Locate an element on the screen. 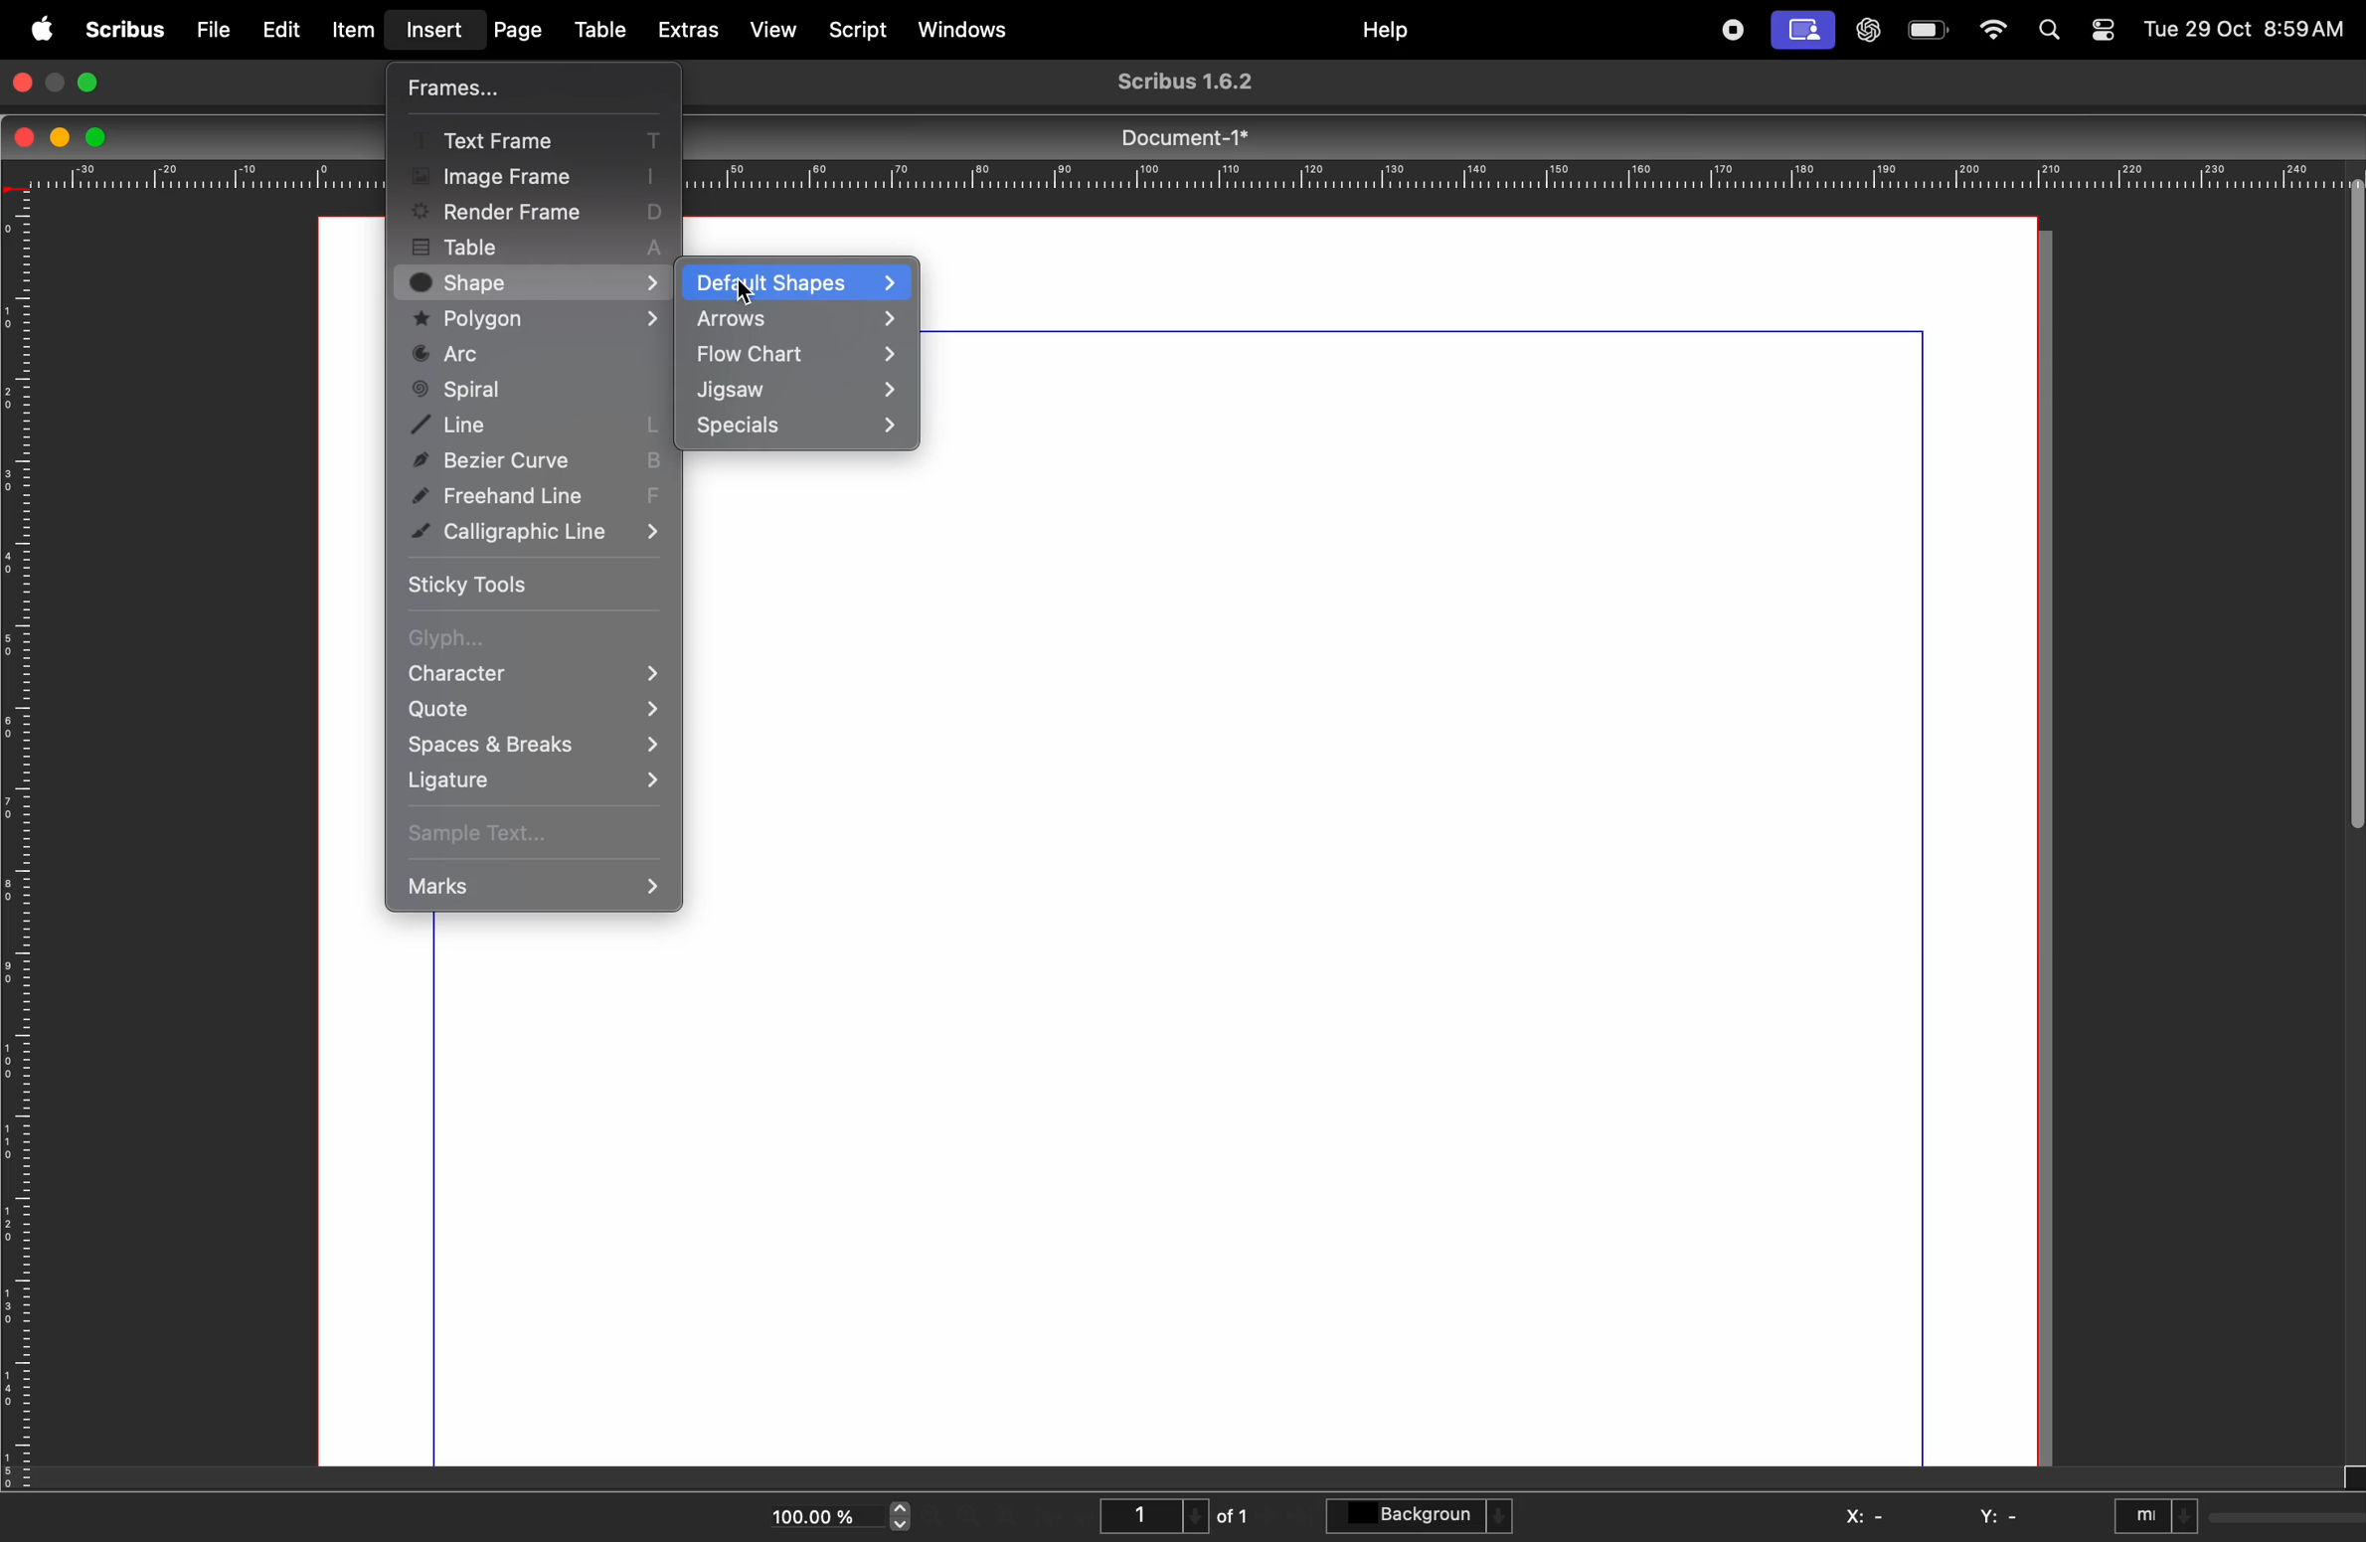 The height and width of the screenshot is (1542, 2366). item is located at coordinates (354, 30).